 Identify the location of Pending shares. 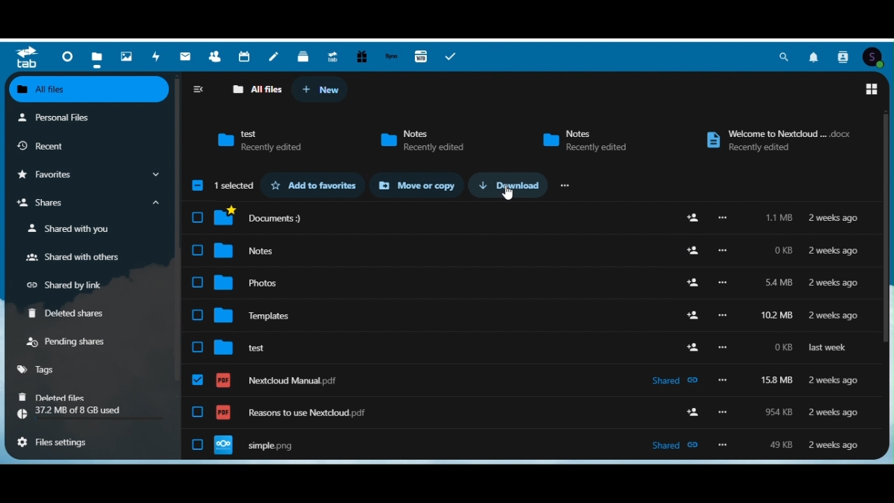
(71, 344).